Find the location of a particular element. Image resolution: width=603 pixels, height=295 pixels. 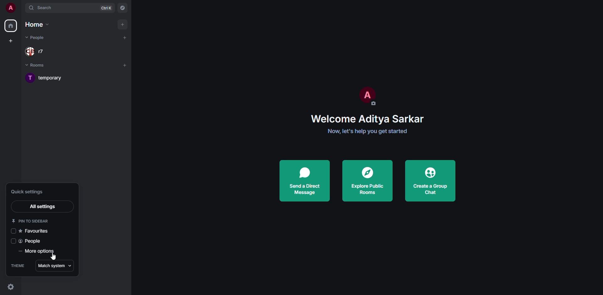

welcome is located at coordinates (369, 118).